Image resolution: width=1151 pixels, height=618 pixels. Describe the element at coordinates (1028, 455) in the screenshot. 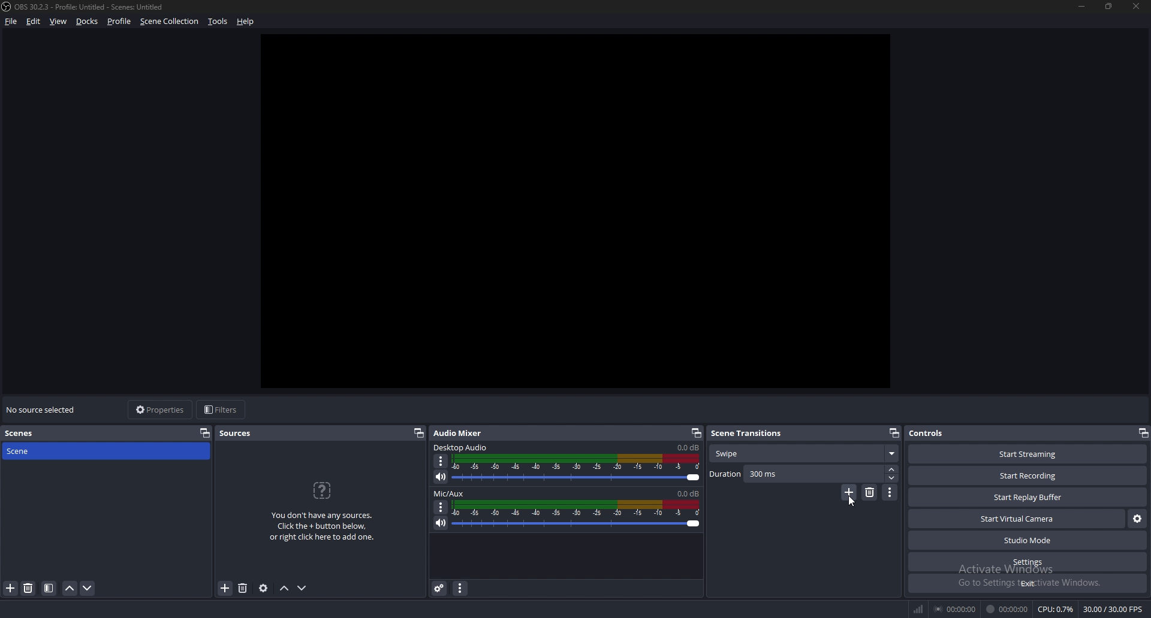

I see `start streaming` at that location.